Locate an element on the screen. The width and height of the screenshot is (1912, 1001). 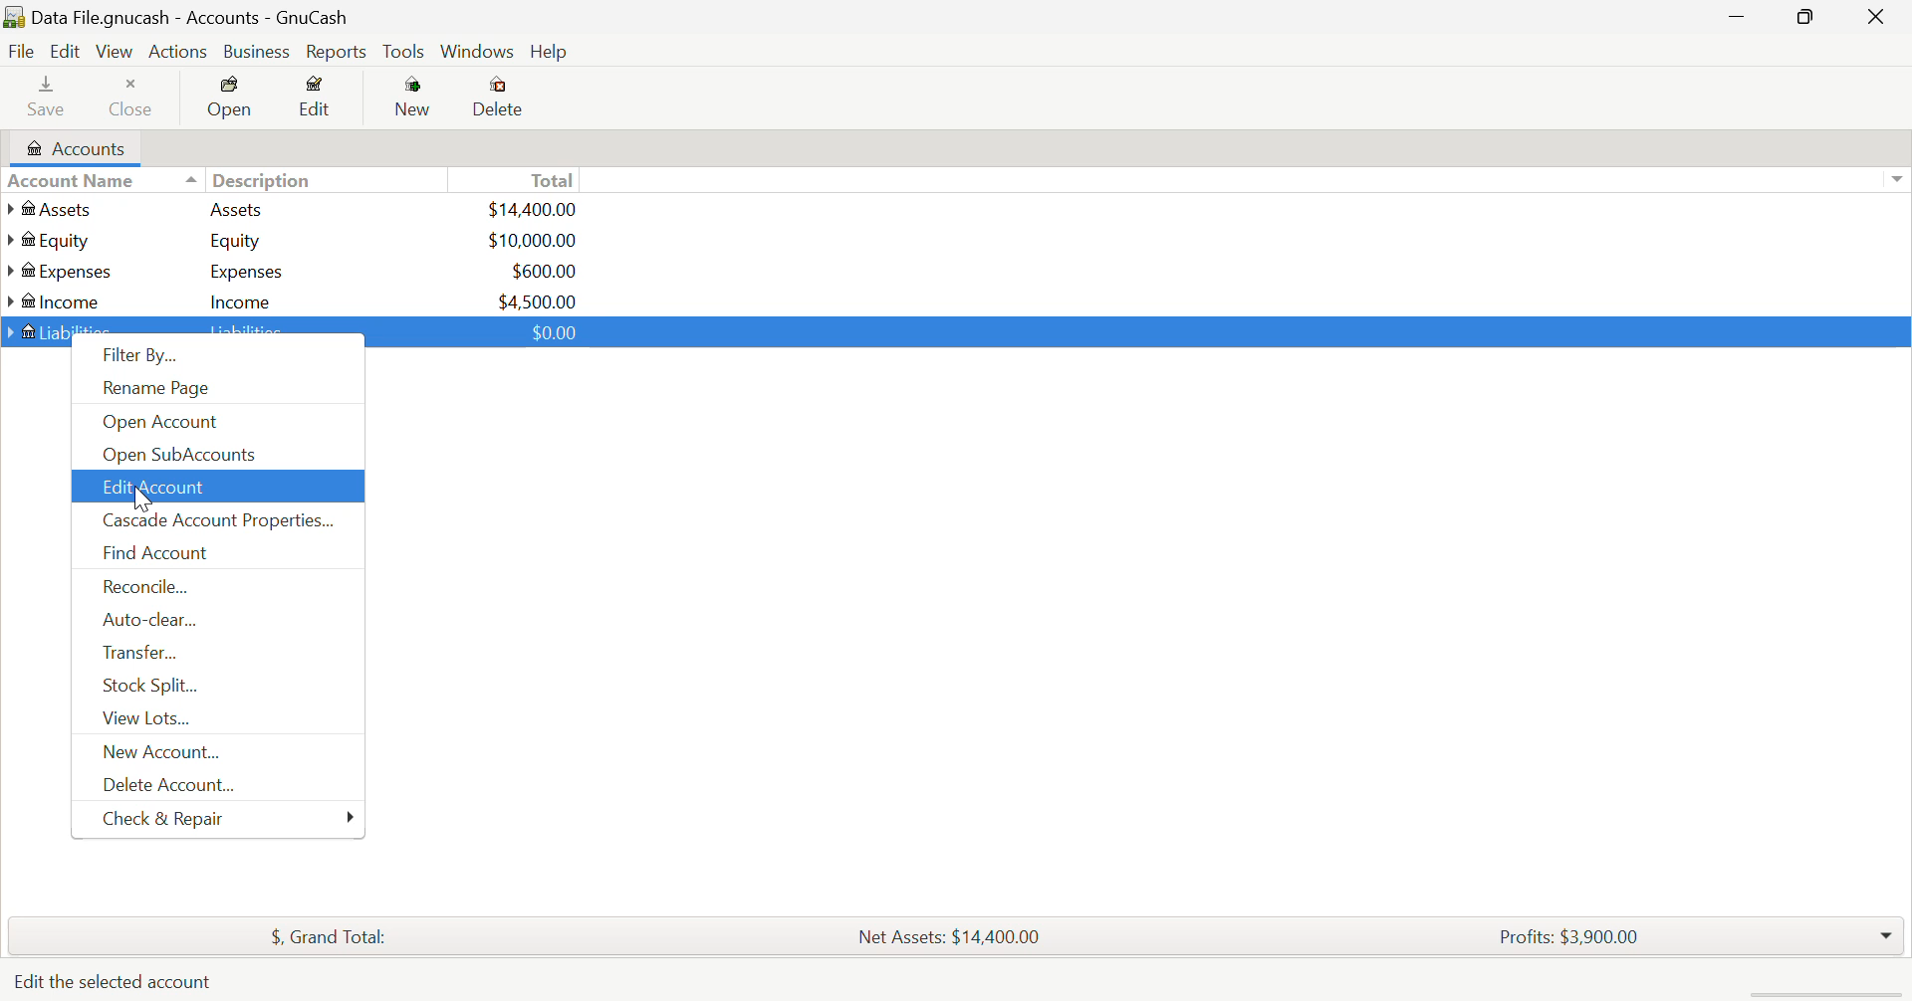
Restore Down is located at coordinates (1738, 19).